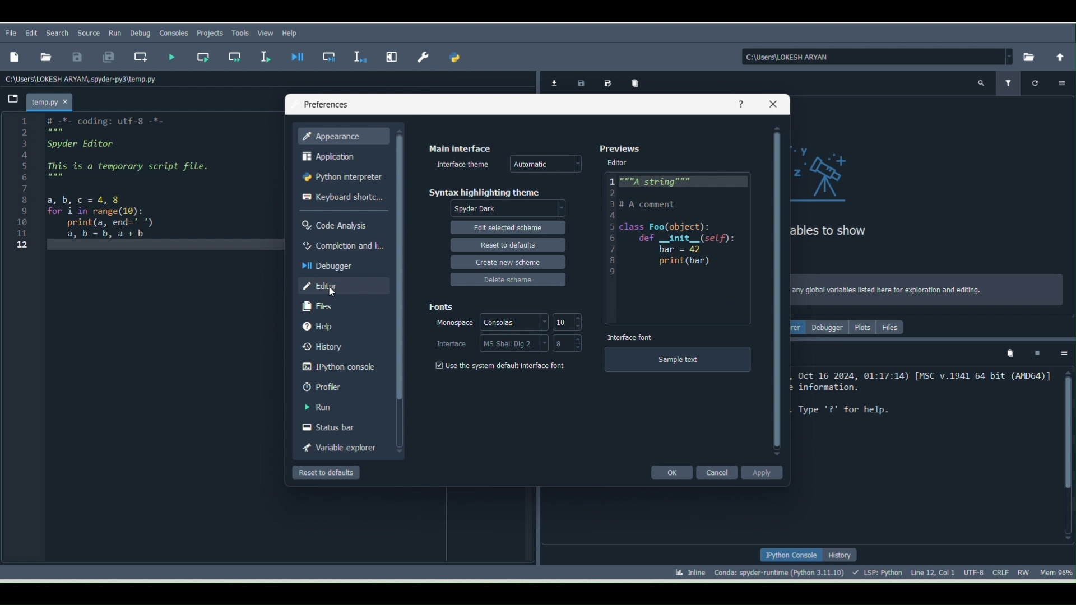 This screenshot has width=1076, height=605. What do you see at coordinates (458, 148) in the screenshot?
I see `Main Interface` at bounding box center [458, 148].